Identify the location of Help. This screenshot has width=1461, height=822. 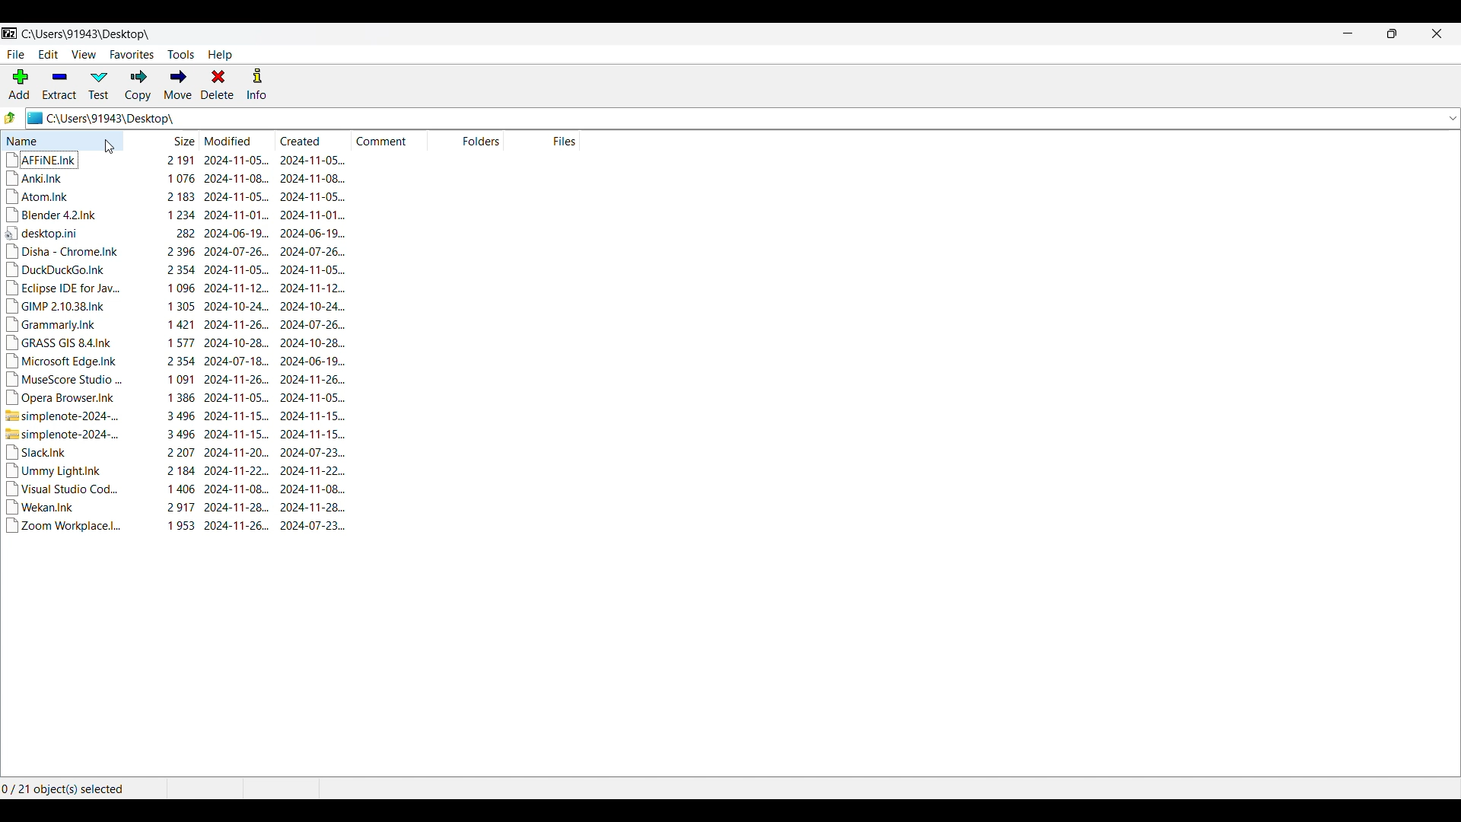
(221, 55).